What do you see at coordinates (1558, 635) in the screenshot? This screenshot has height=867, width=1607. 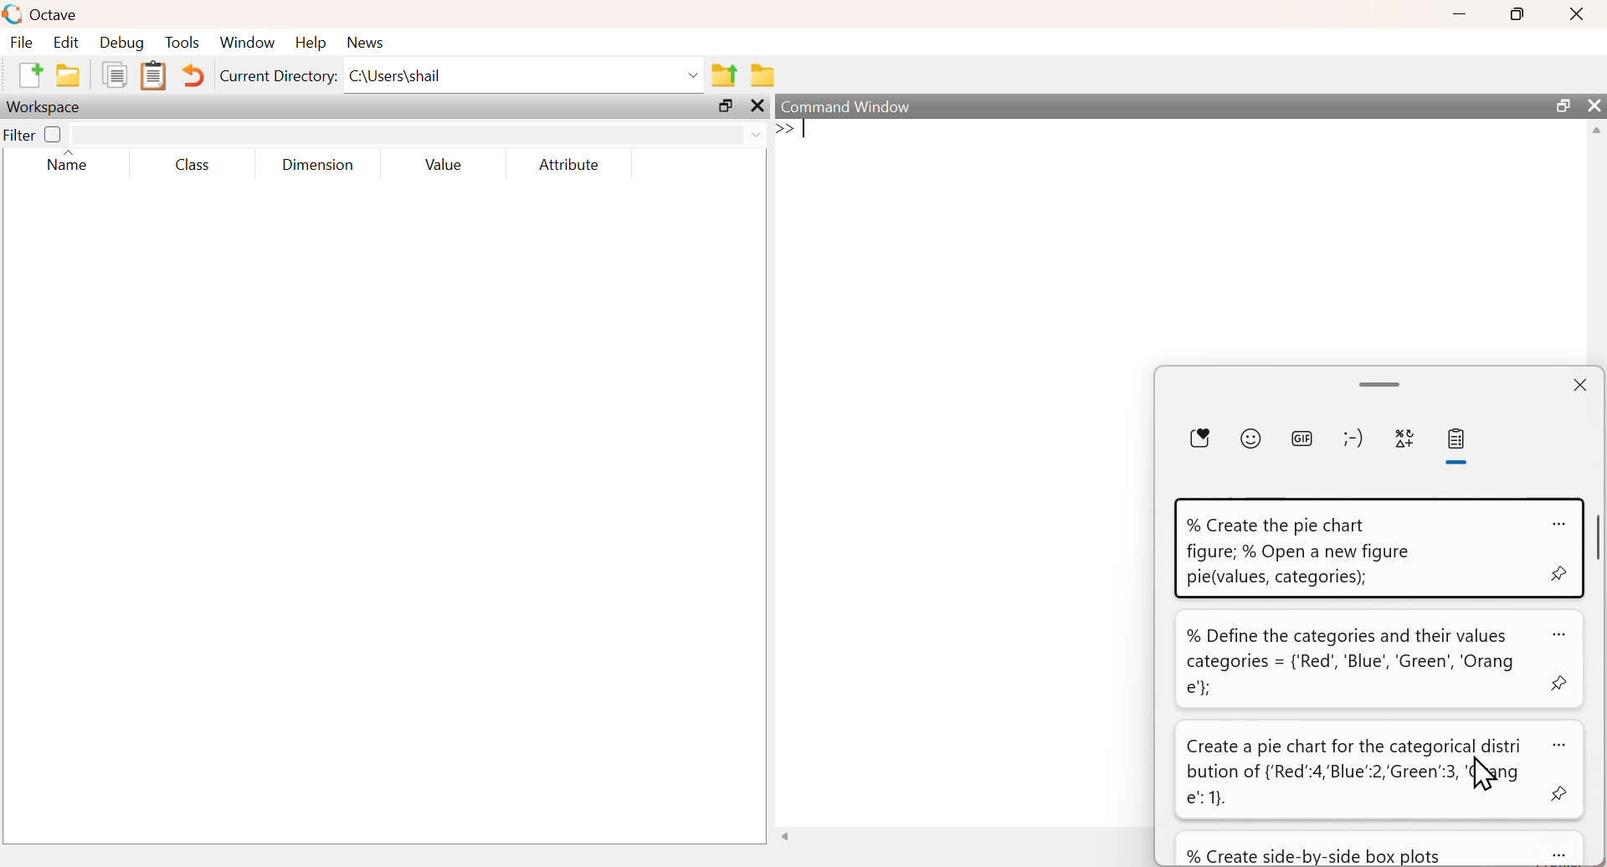 I see `more options` at bounding box center [1558, 635].